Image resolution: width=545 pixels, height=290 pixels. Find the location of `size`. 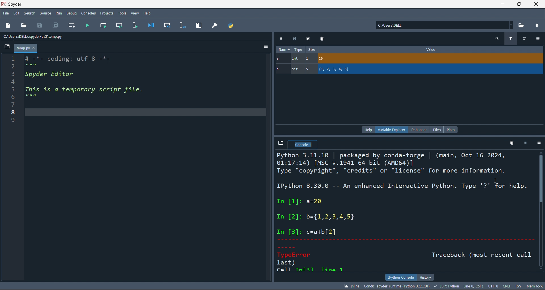

size is located at coordinates (311, 50).